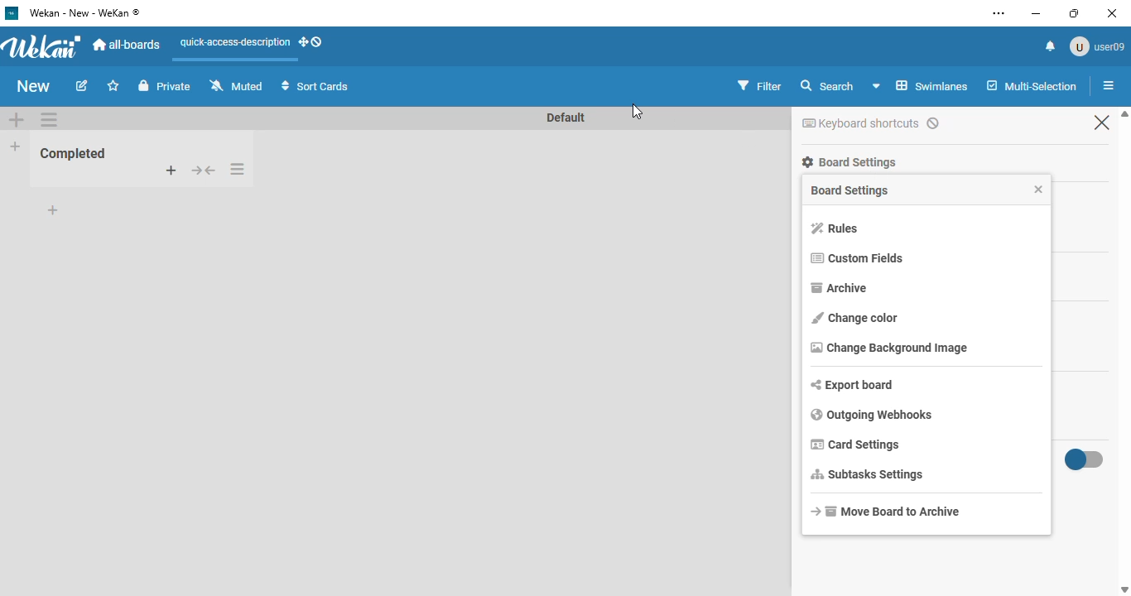  What do you see at coordinates (49, 119) in the screenshot?
I see `list actions` at bounding box center [49, 119].